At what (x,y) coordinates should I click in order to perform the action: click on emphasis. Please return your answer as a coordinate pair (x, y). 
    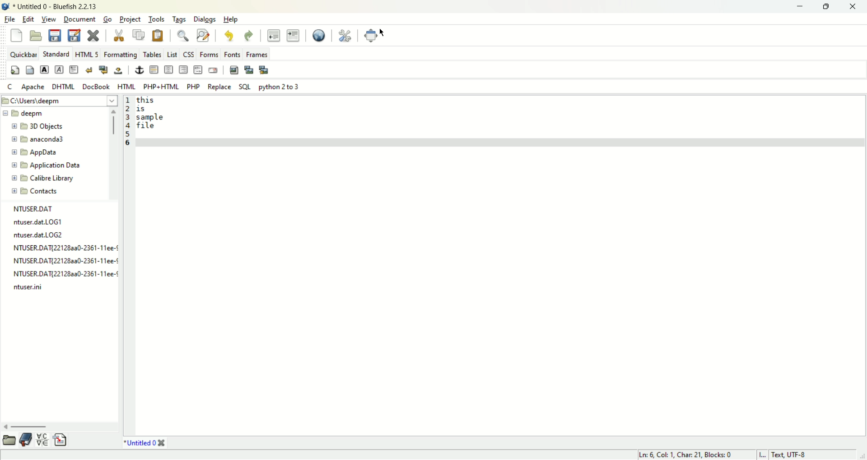
    Looking at the image, I should click on (59, 69).